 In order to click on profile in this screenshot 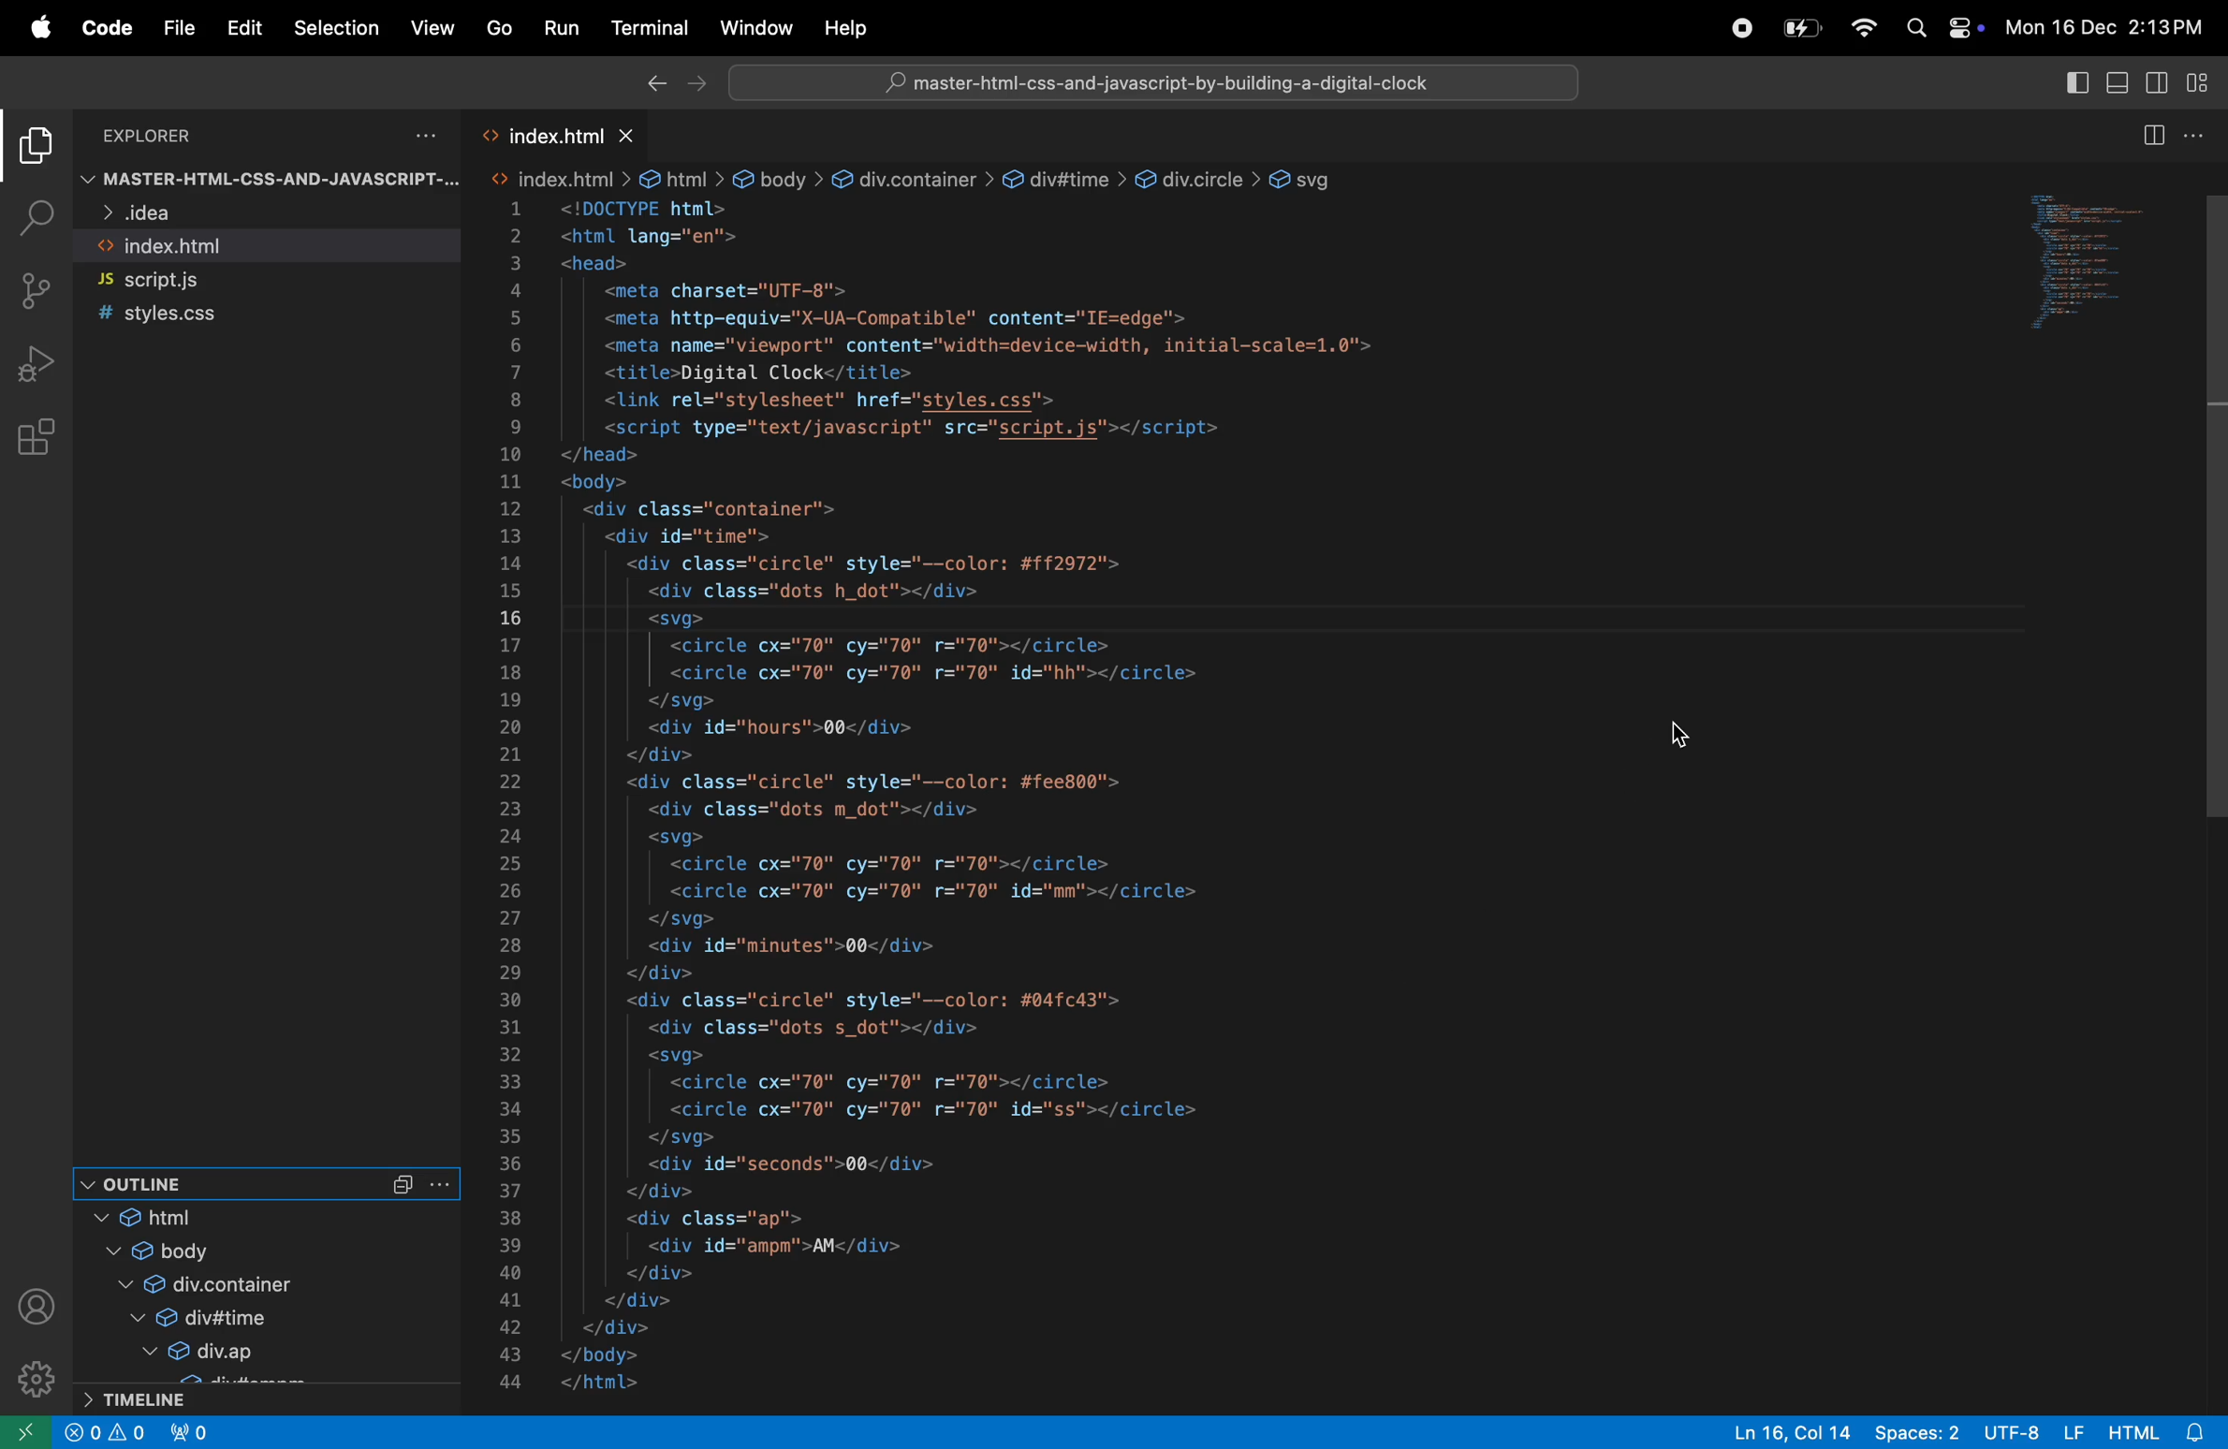, I will do `click(39, 1308)`.